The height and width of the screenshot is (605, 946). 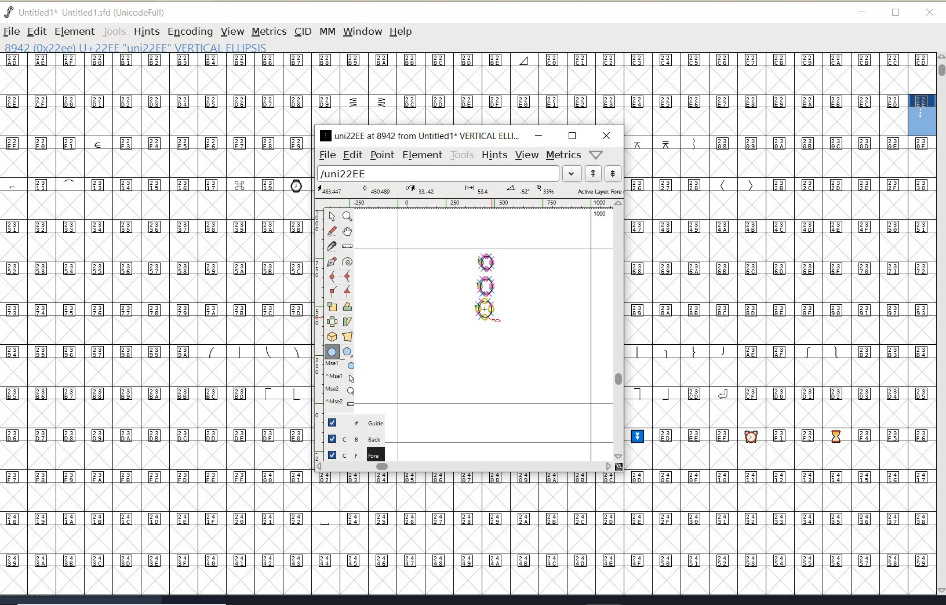 What do you see at coordinates (317, 329) in the screenshot?
I see `SCALE` at bounding box center [317, 329].